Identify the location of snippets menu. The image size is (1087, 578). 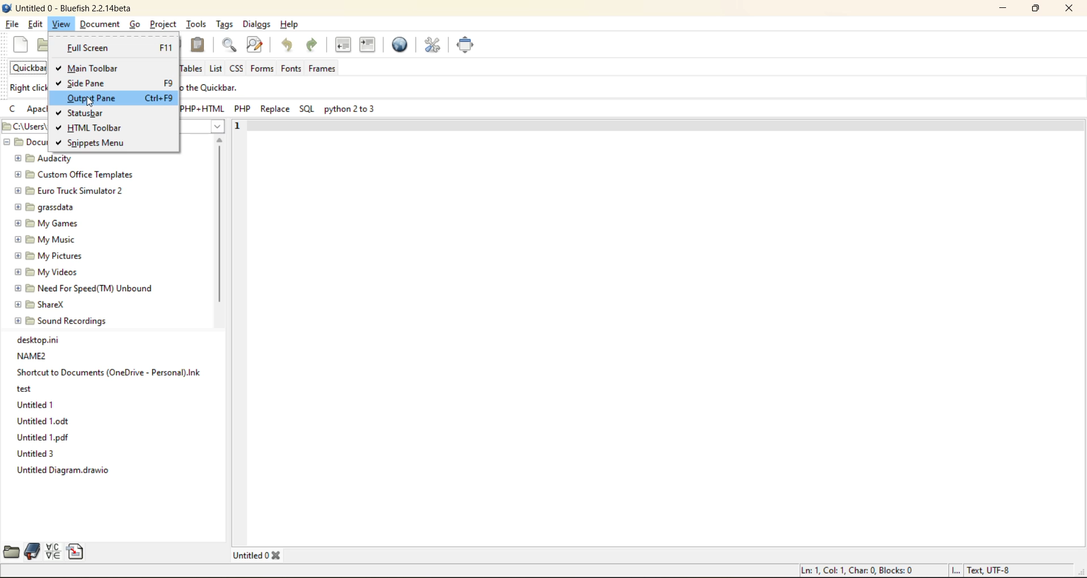
(98, 145).